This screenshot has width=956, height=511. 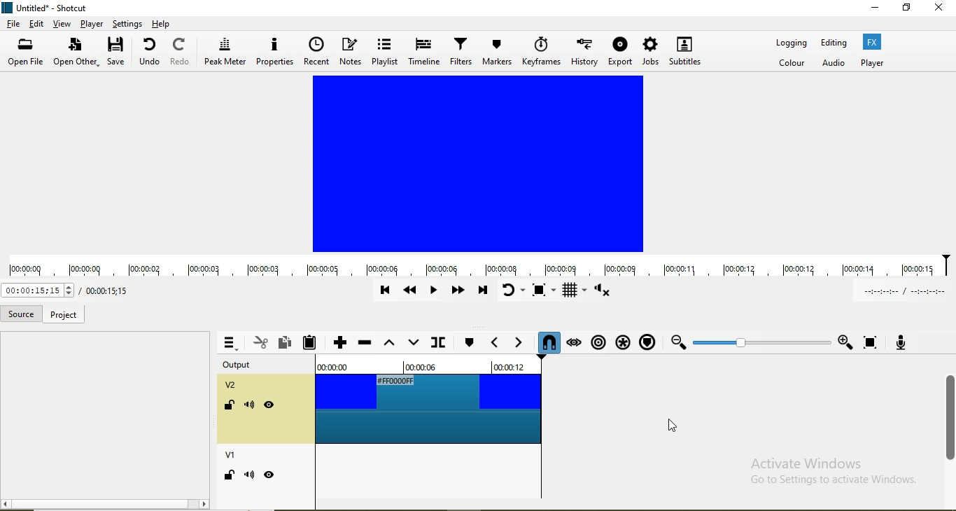 What do you see at coordinates (260, 342) in the screenshot?
I see `Cut` at bounding box center [260, 342].